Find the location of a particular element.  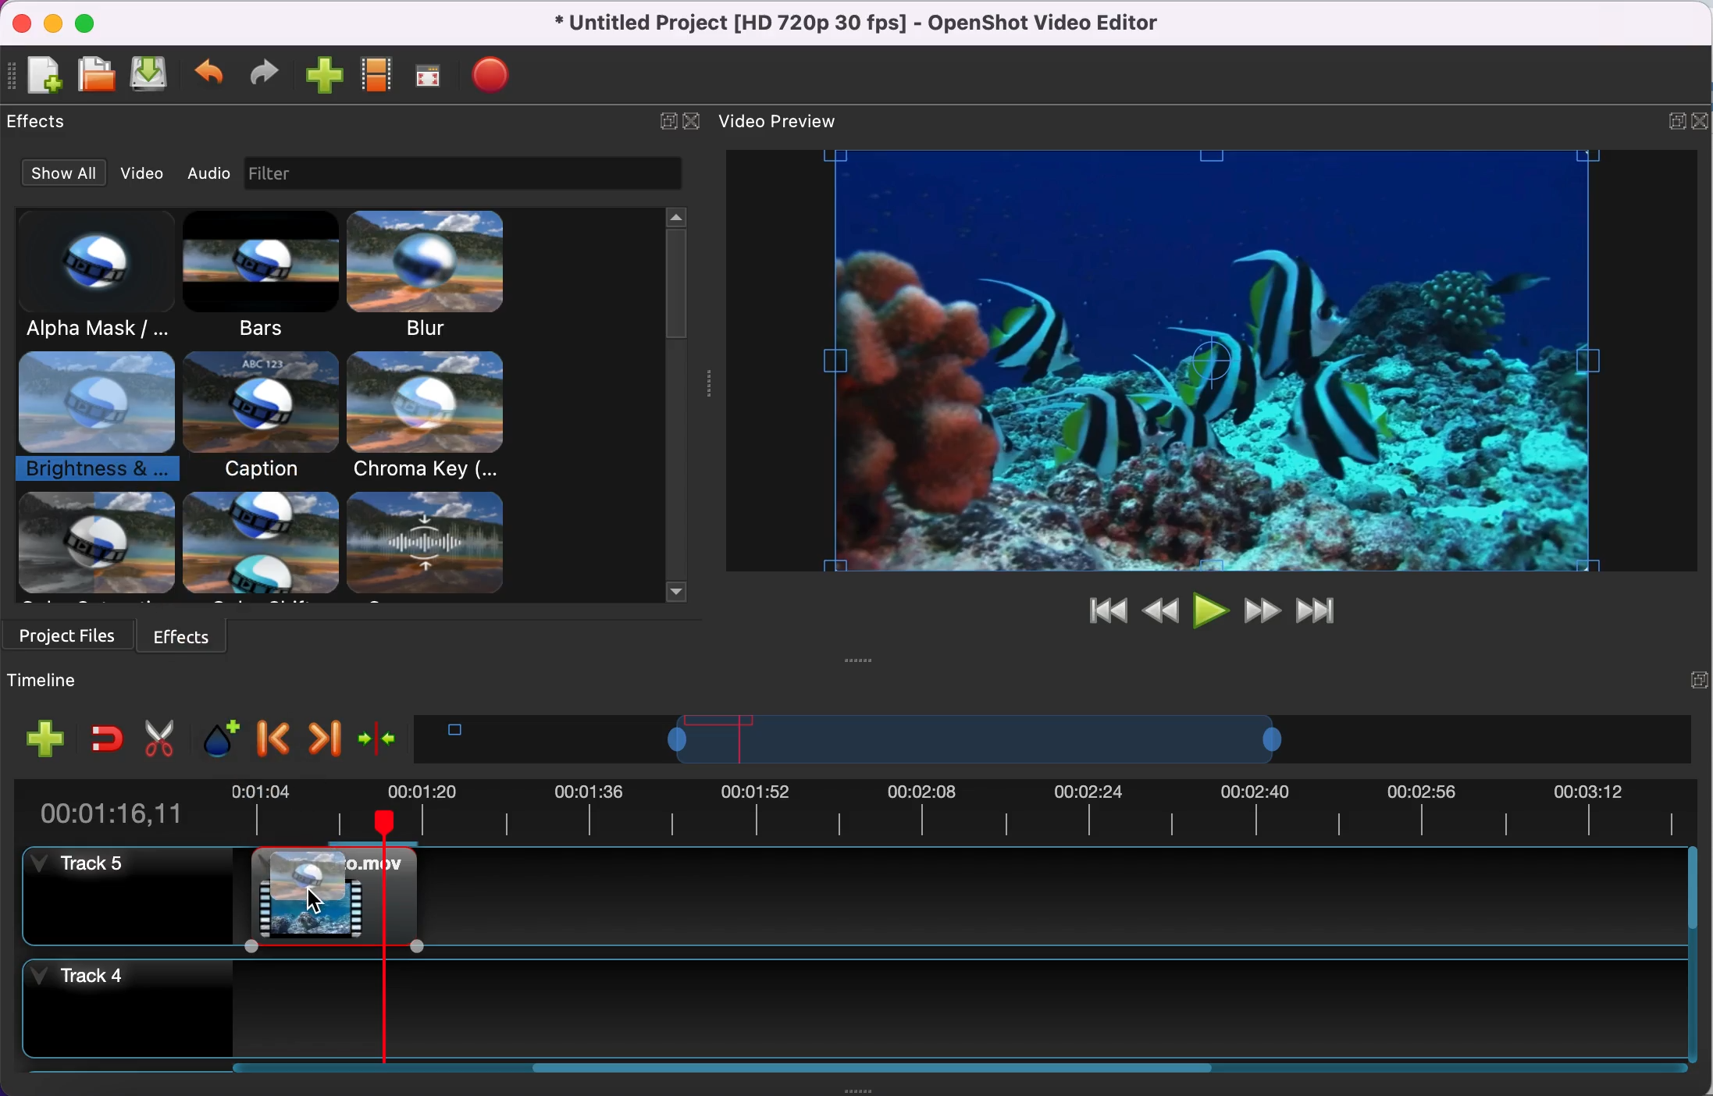

new file is located at coordinates (37, 74).